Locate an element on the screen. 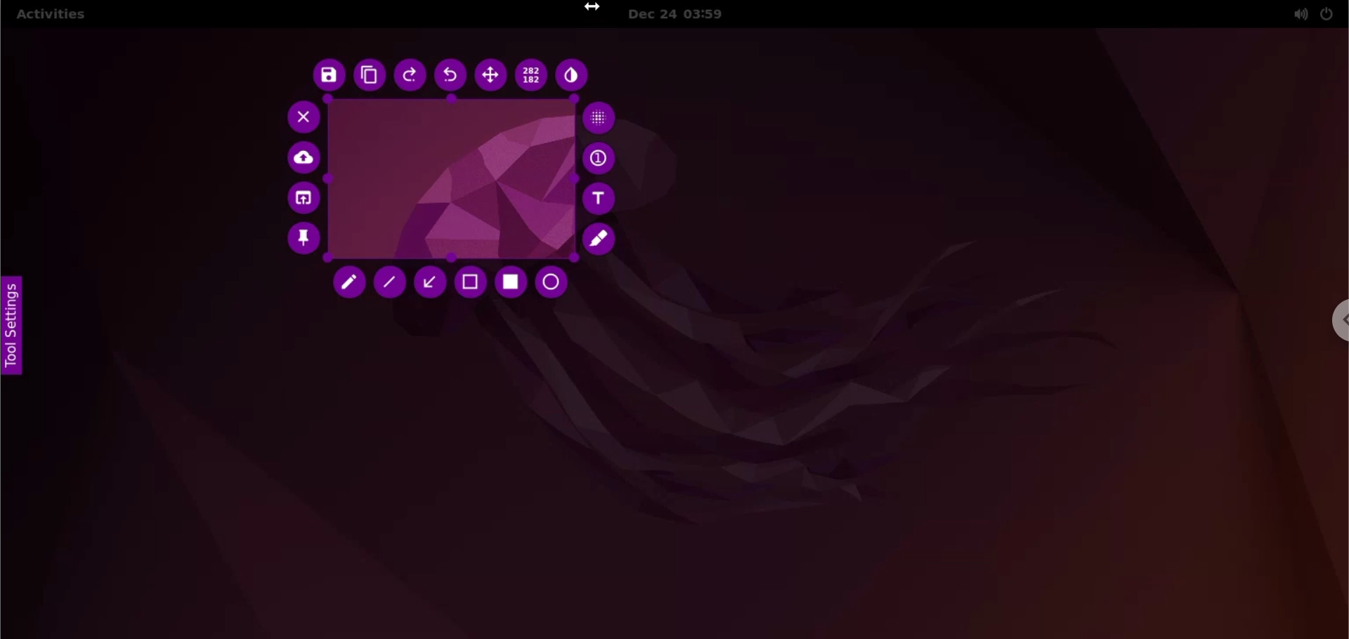 The width and height of the screenshot is (1349, 639). marker is located at coordinates (608, 242).